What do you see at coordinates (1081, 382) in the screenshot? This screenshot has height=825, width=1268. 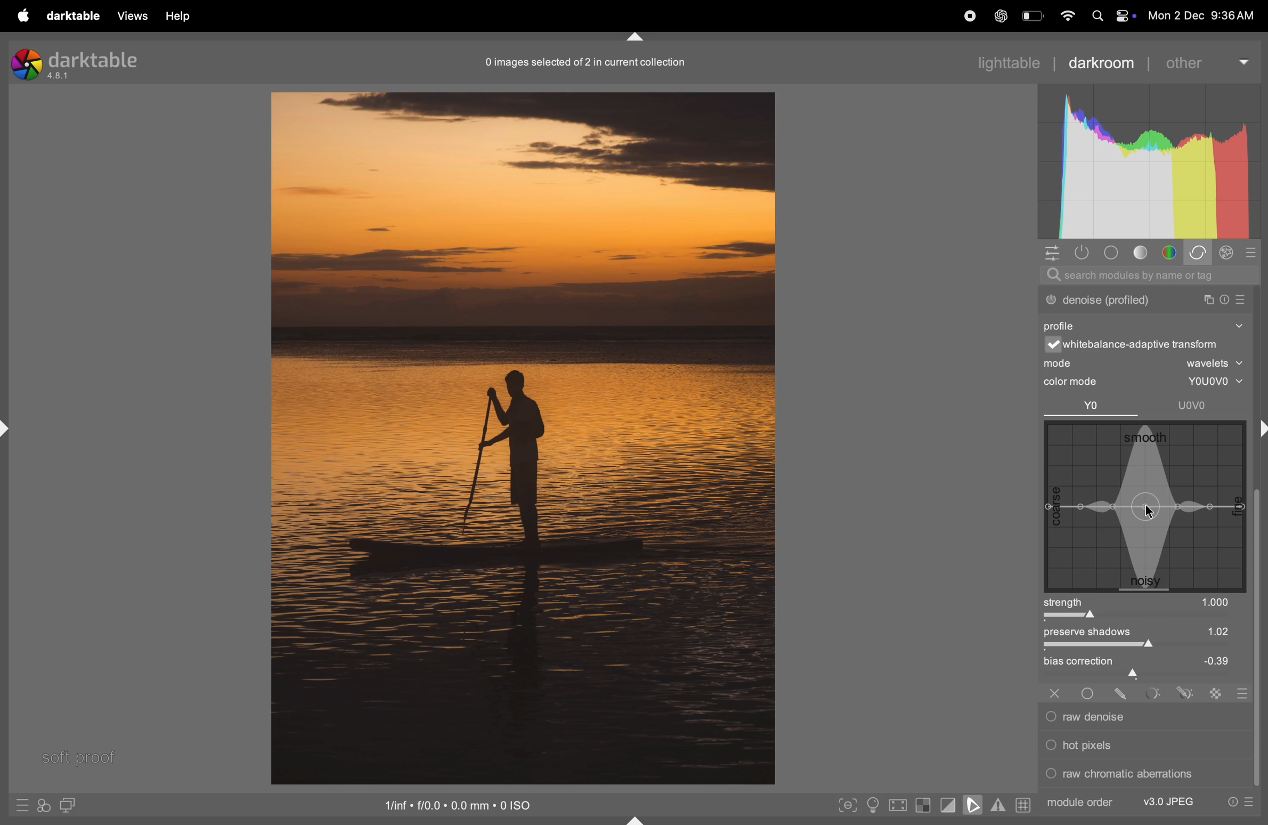 I see `color mode` at bounding box center [1081, 382].